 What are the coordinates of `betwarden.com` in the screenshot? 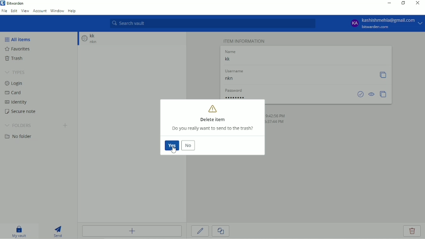 It's located at (376, 27).